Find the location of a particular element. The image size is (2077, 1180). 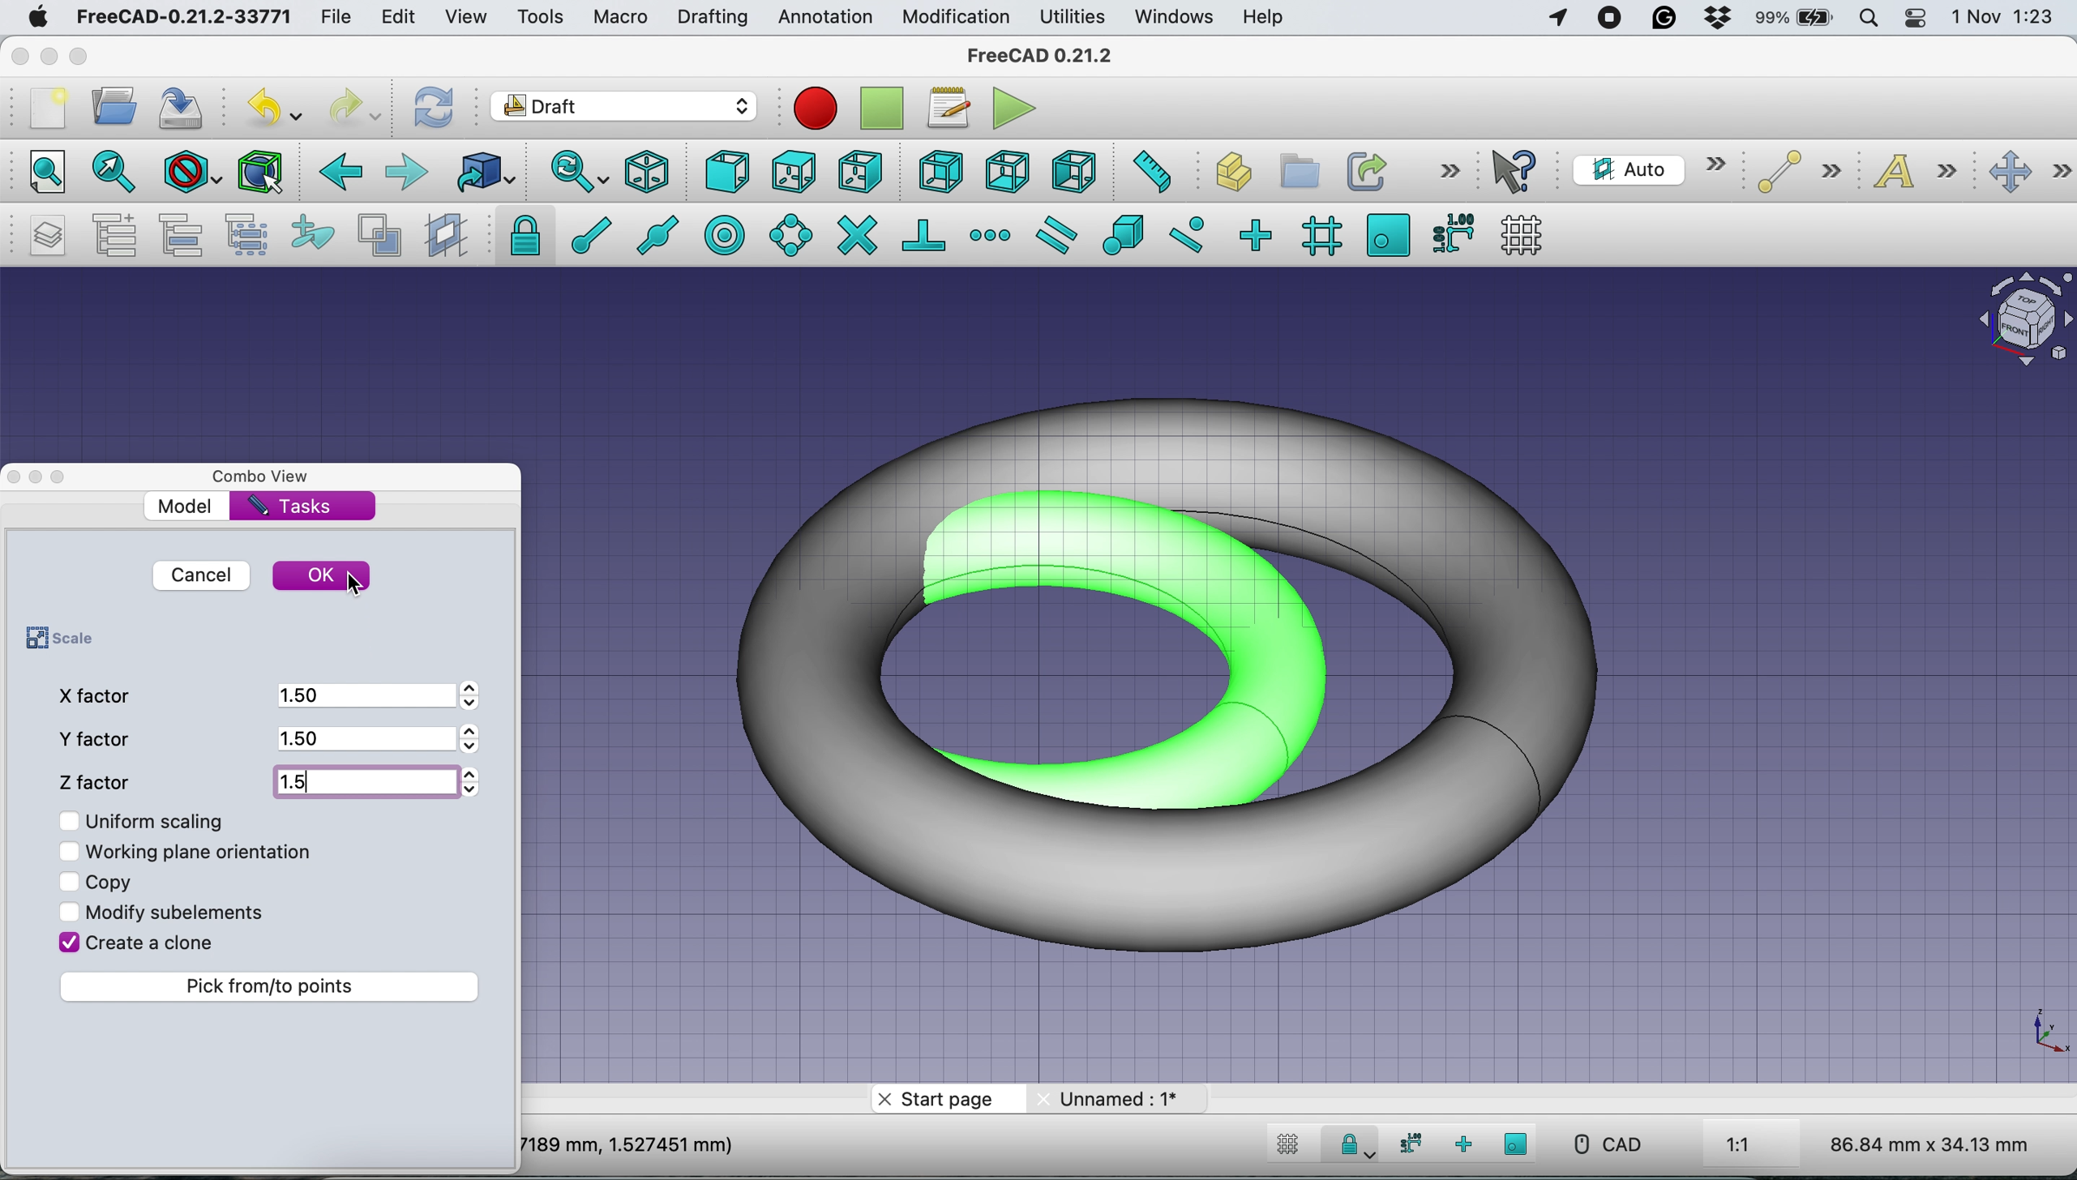

Checkbox is located at coordinates (67, 818).